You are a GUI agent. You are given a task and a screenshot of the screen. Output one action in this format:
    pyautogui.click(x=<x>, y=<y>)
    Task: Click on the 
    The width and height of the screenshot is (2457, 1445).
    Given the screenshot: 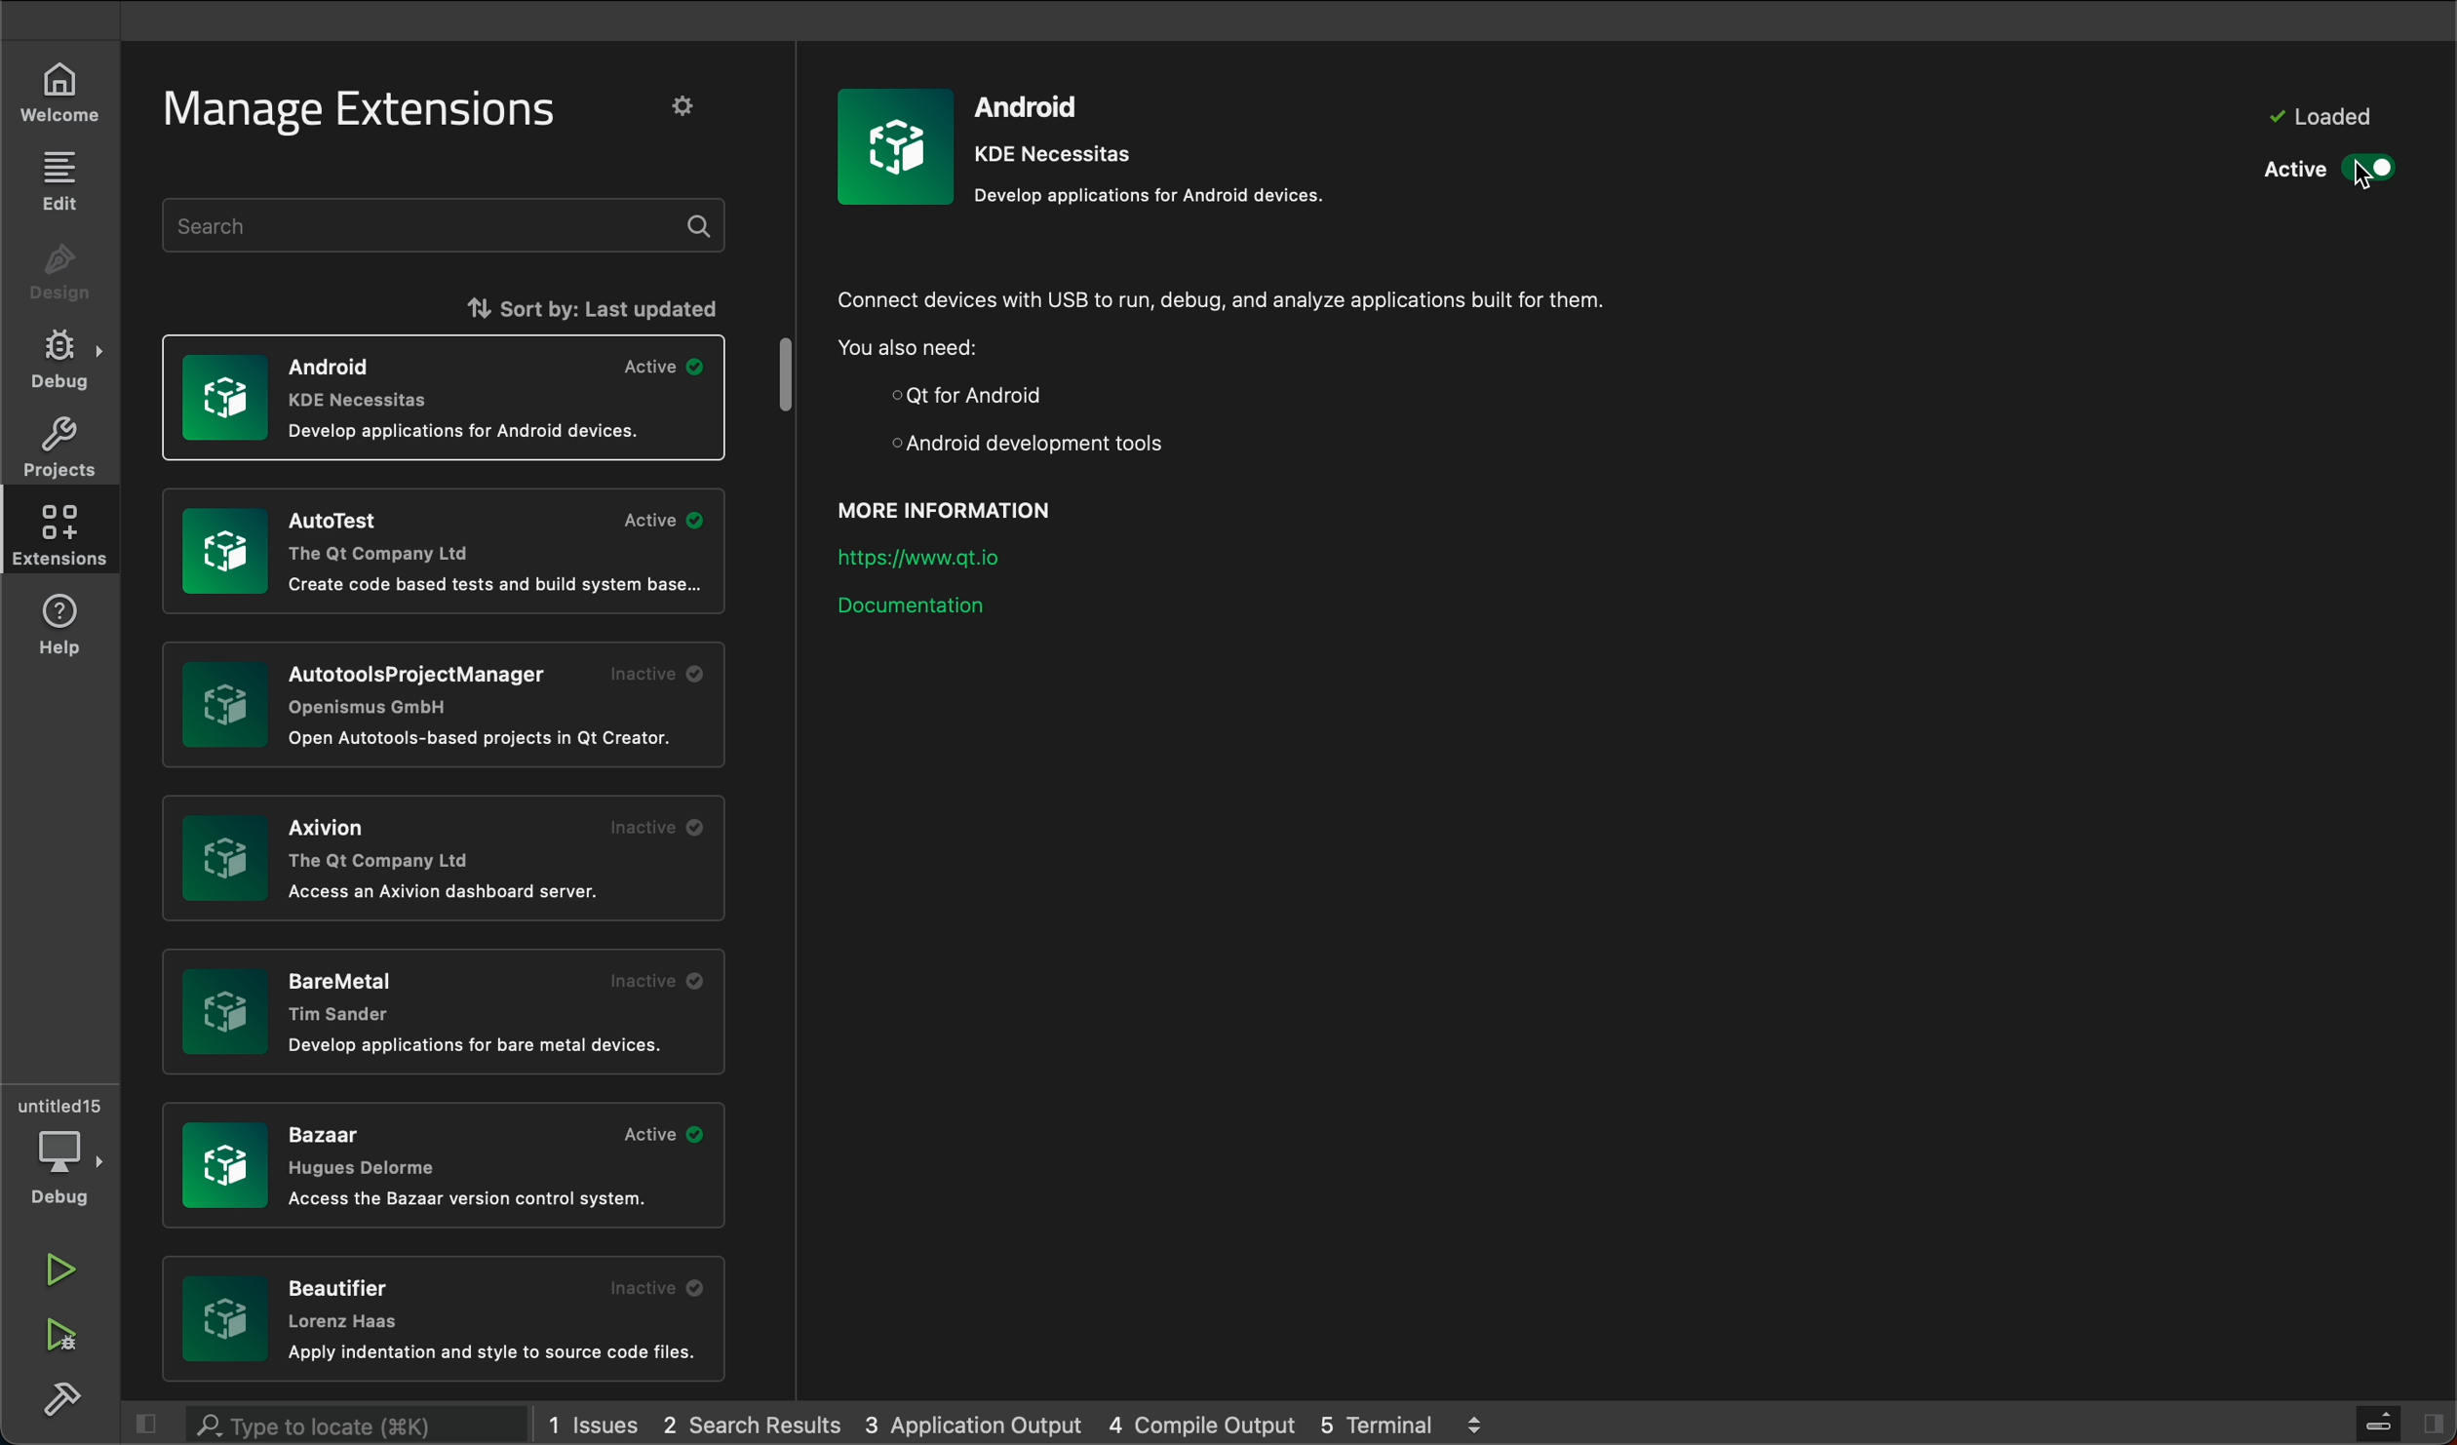 What is the action you would take?
    pyautogui.click(x=436, y=704)
    